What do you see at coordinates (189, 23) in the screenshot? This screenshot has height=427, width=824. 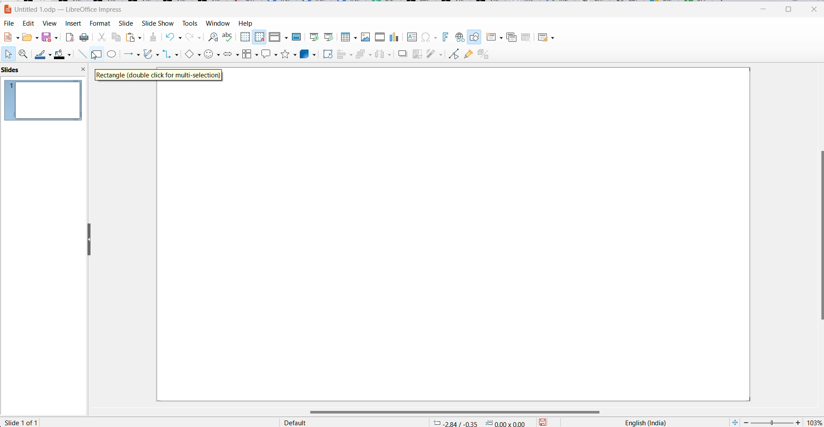 I see `Tools` at bounding box center [189, 23].